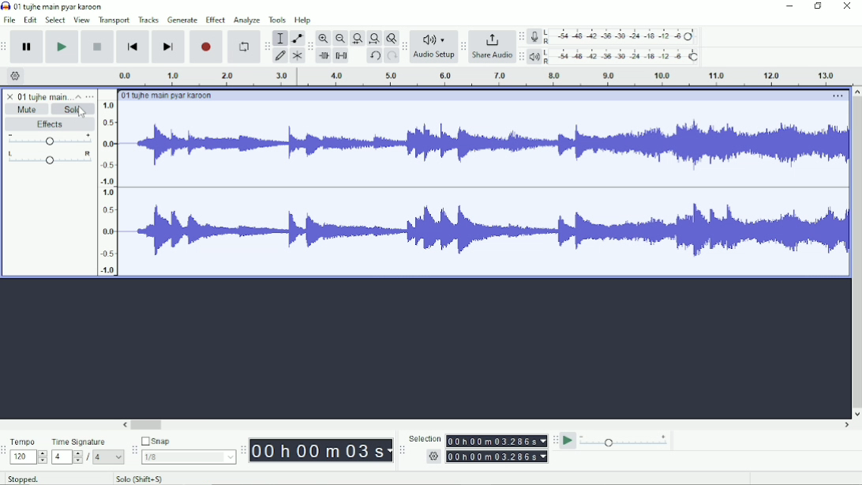 The height and width of the screenshot is (485, 862). I want to click on , so click(110, 457).